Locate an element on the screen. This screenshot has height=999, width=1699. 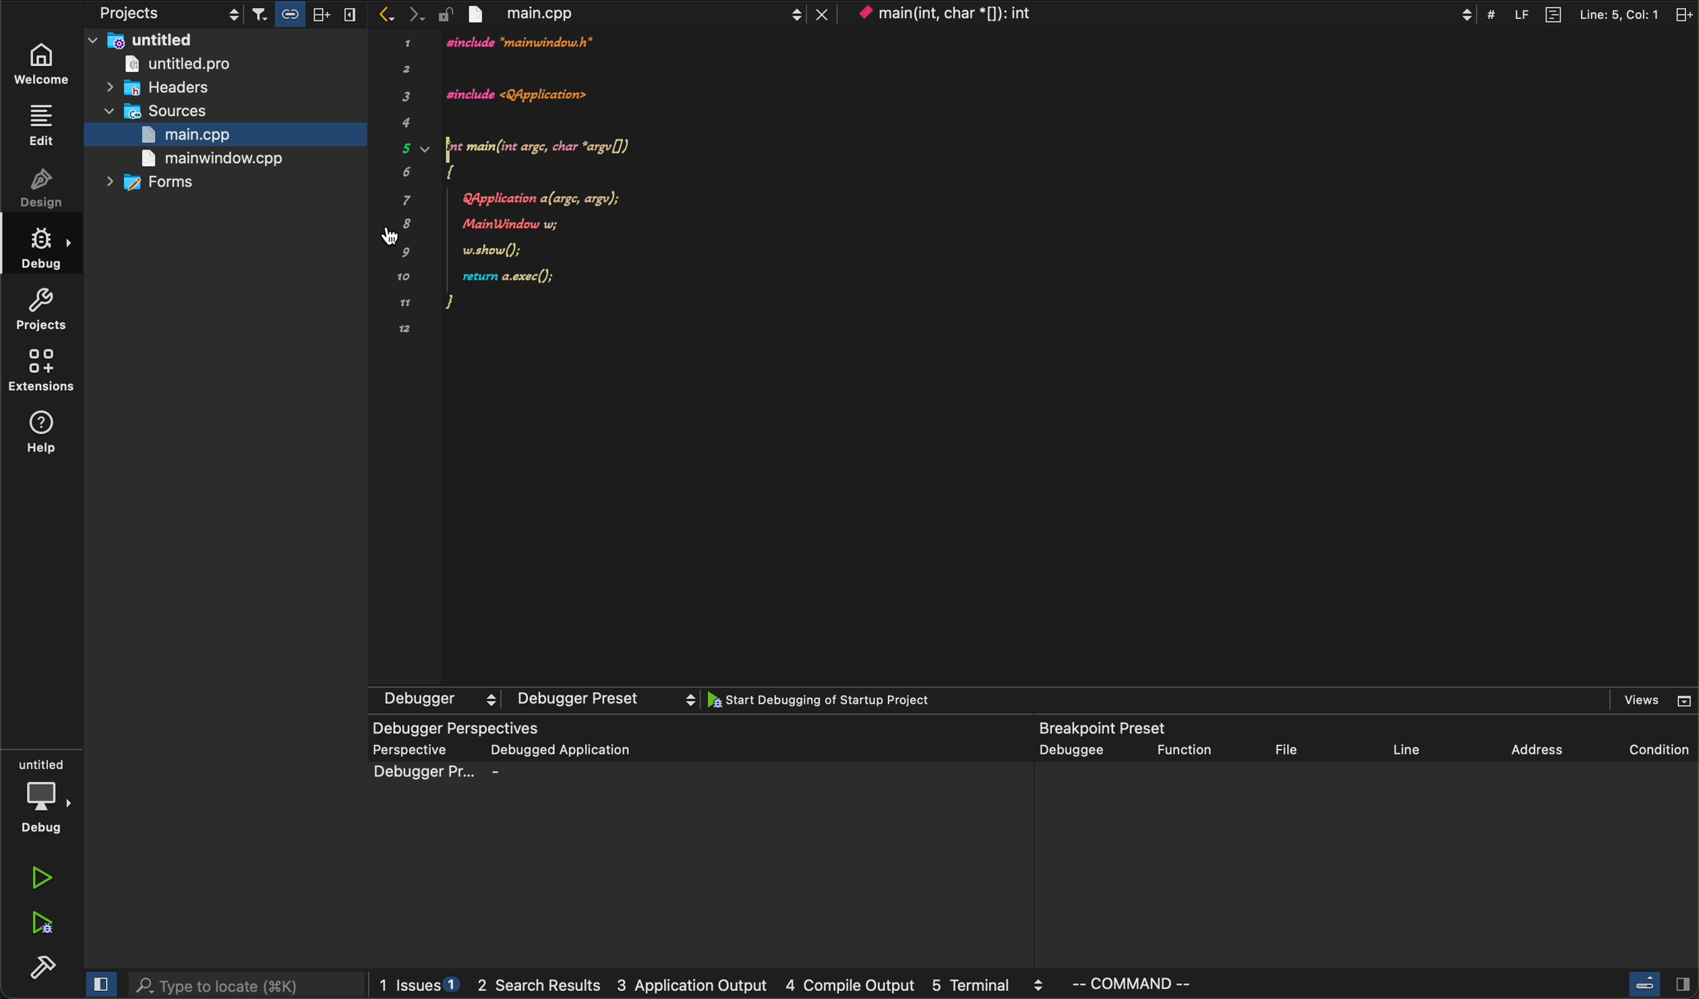
context is located at coordinates (1162, 13).